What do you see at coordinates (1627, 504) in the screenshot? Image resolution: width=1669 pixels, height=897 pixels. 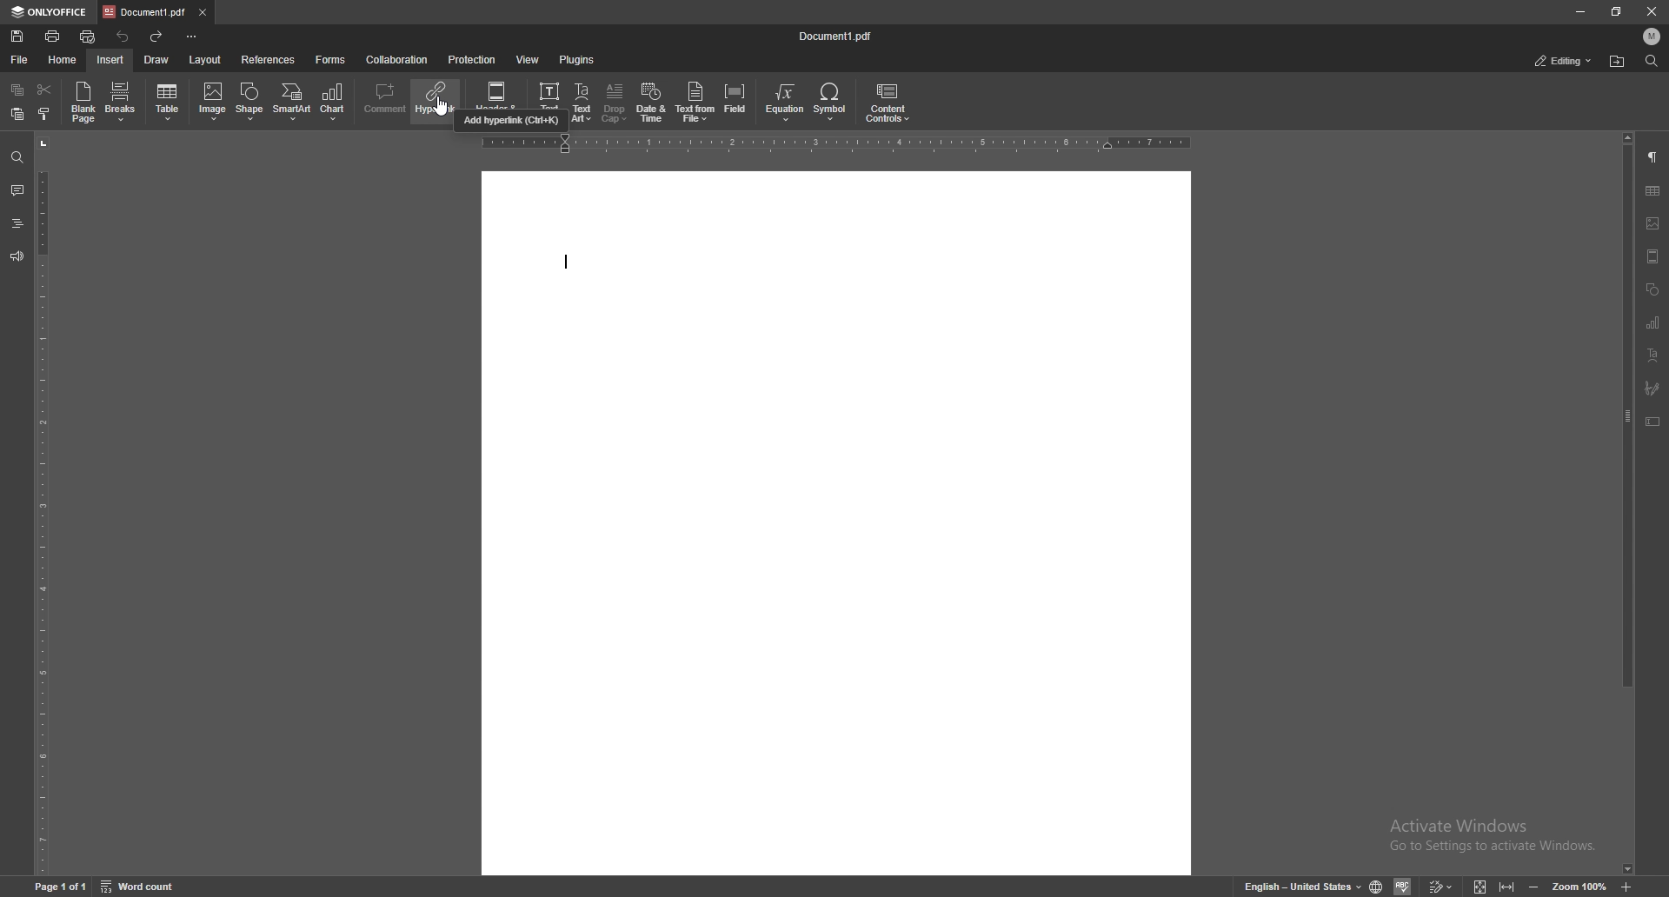 I see `scroll bar` at bounding box center [1627, 504].